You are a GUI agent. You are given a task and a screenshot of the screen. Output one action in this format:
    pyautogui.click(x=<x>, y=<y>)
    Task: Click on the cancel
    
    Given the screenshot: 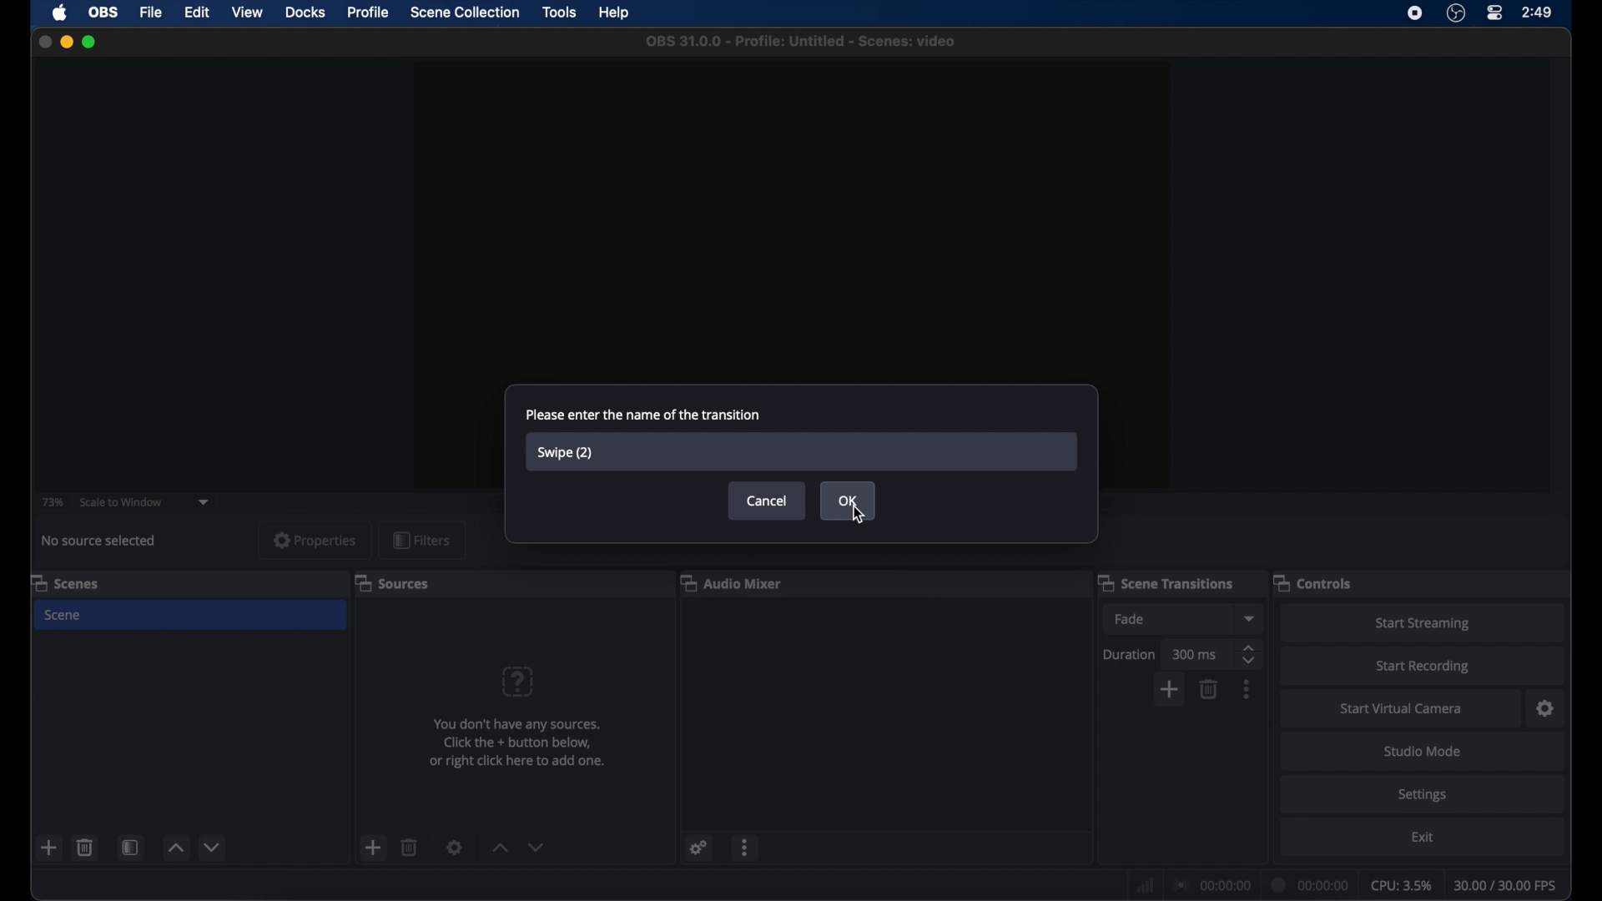 What is the action you would take?
    pyautogui.click(x=768, y=501)
    